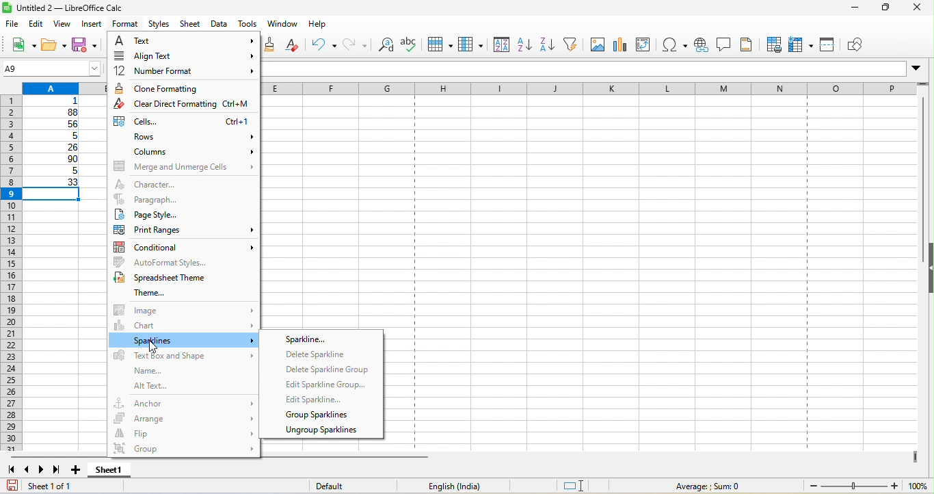 The width and height of the screenshot is (934, 494). Describe the element at coordinates (184, 325) in the screenshot. I see `chart` at that location.